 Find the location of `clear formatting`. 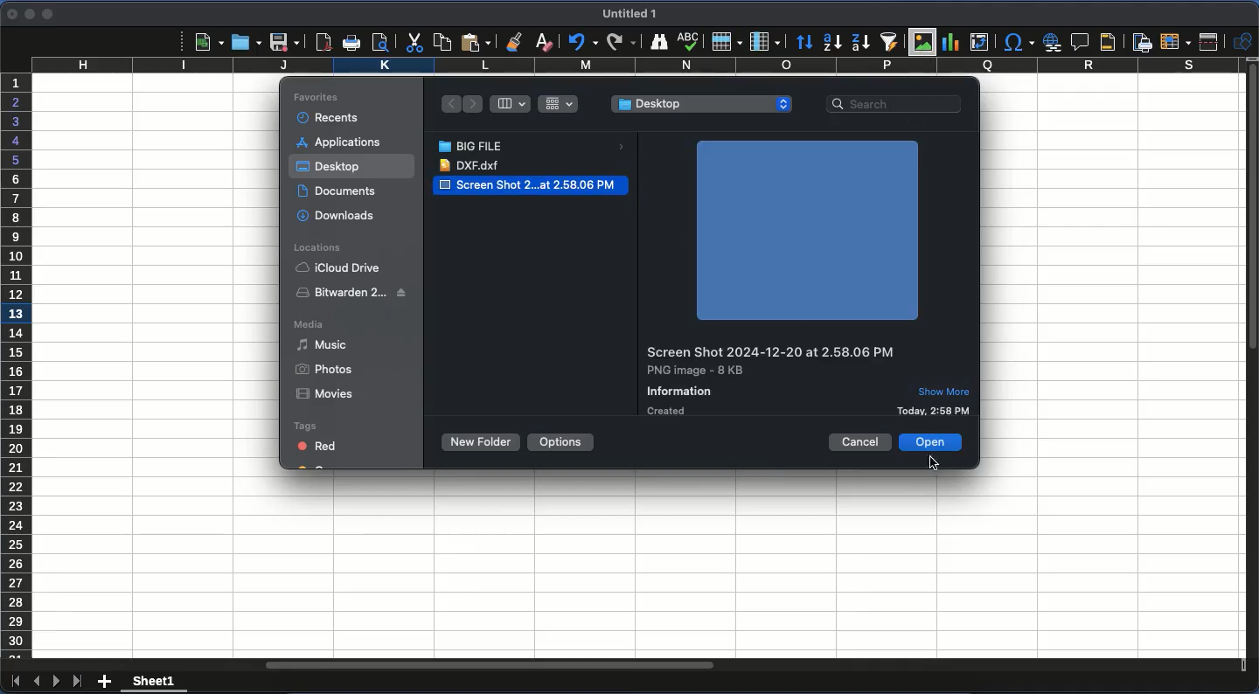

clear formatting is located at coordinates (541, 41).